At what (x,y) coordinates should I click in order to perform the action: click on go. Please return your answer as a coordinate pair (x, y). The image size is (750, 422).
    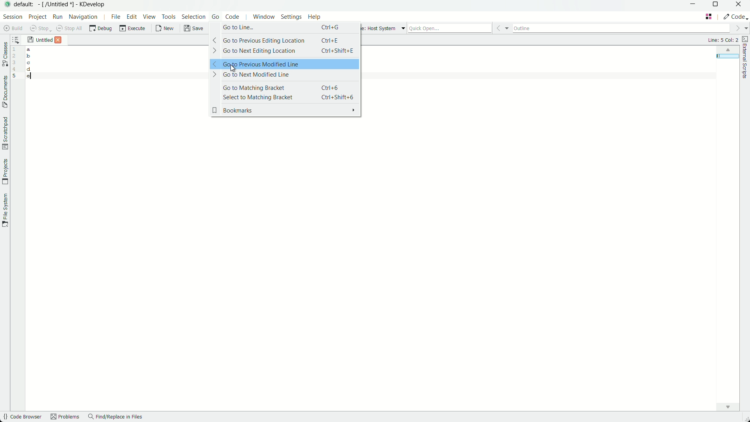
    Looking at the image, I should click on (215, 18).